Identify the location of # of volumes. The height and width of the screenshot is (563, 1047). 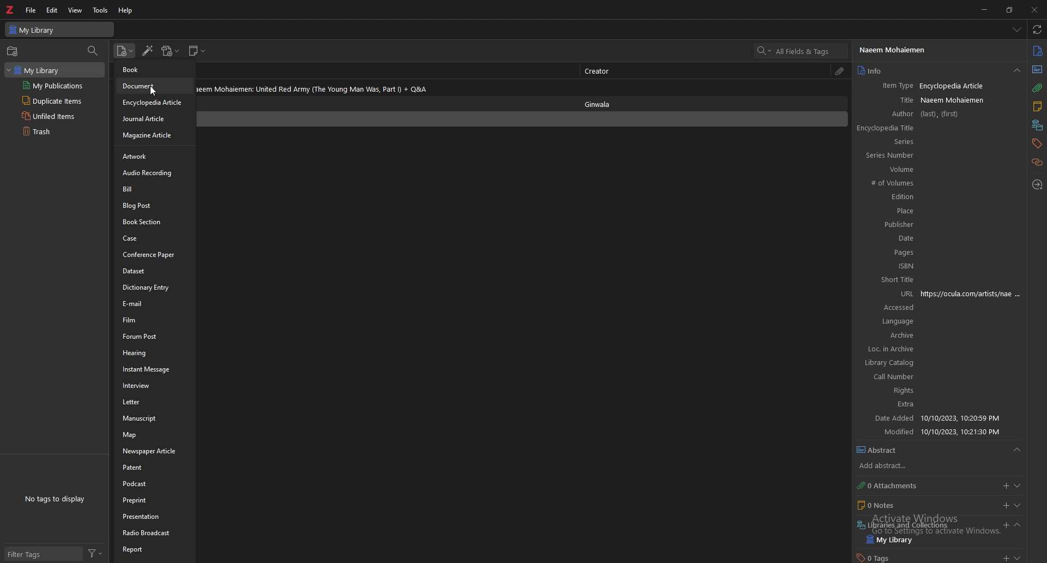
(885, 183).